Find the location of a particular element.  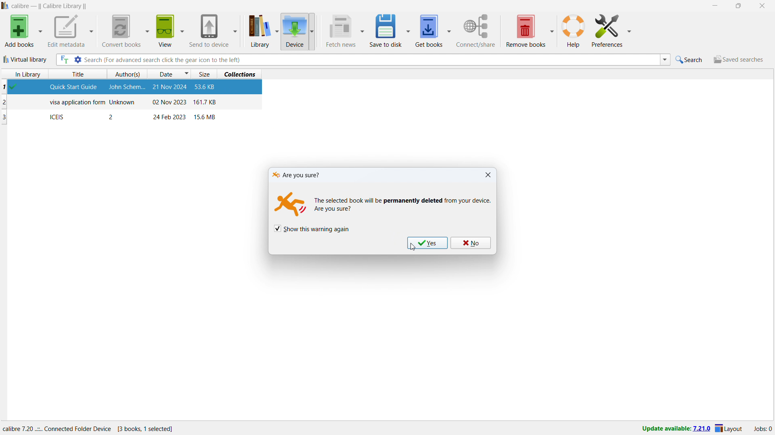

update is located at coordinates (675, 429).